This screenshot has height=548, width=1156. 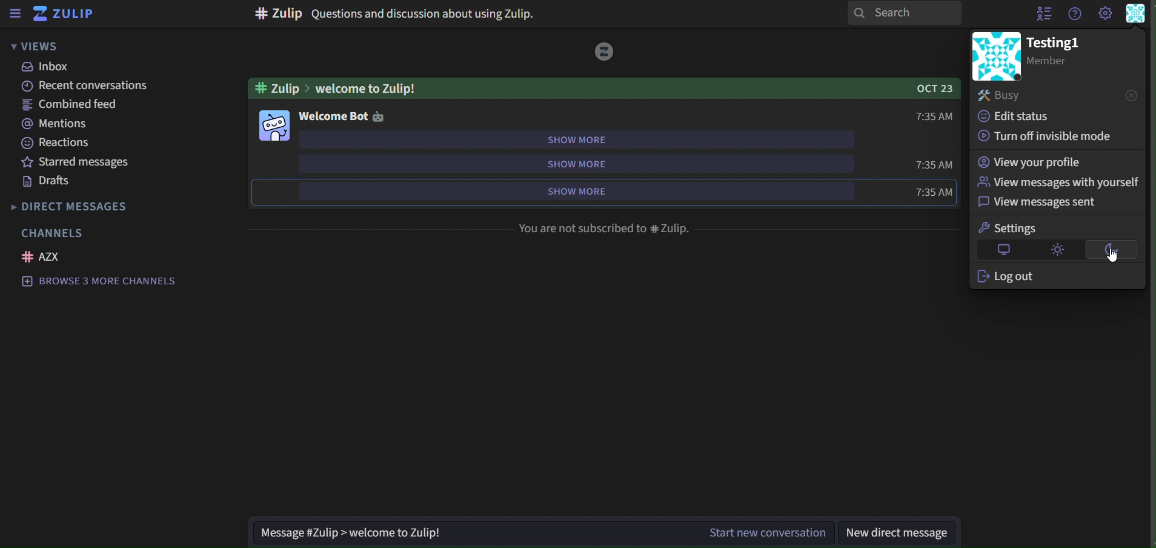 What do you see at coordinates (1075, 16) in the screenshot?
I see `get help` at bounding box center [1075, 16].